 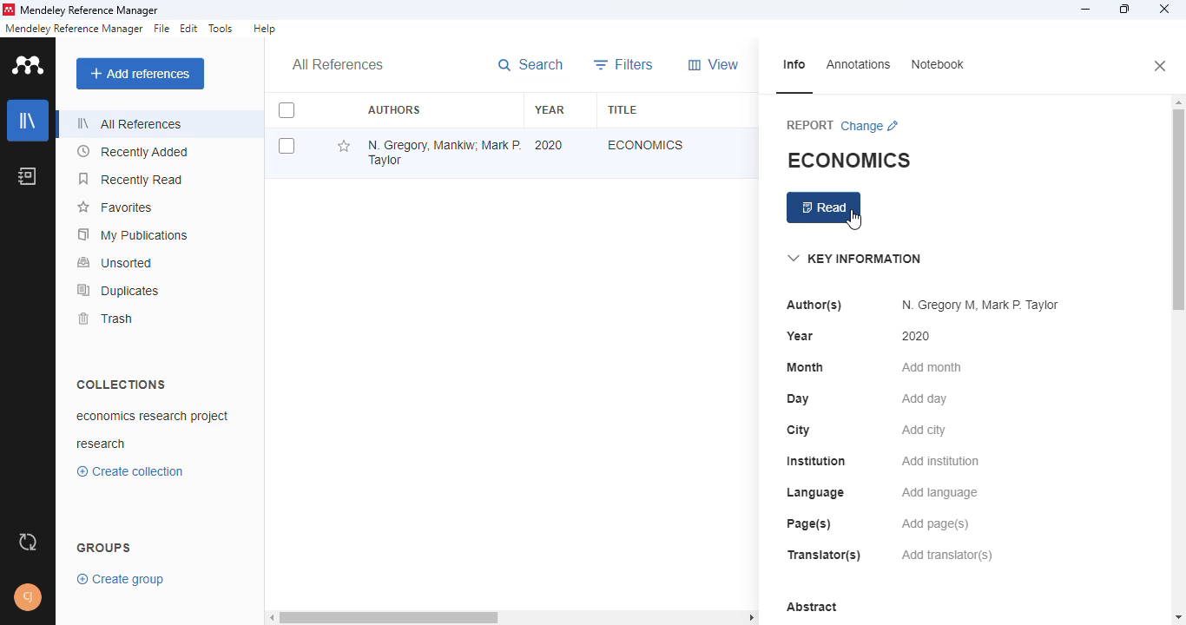 What do you see at coordinates (133, 150) in the screenshot?
I see `recently added` at bounding box center [133, 150].